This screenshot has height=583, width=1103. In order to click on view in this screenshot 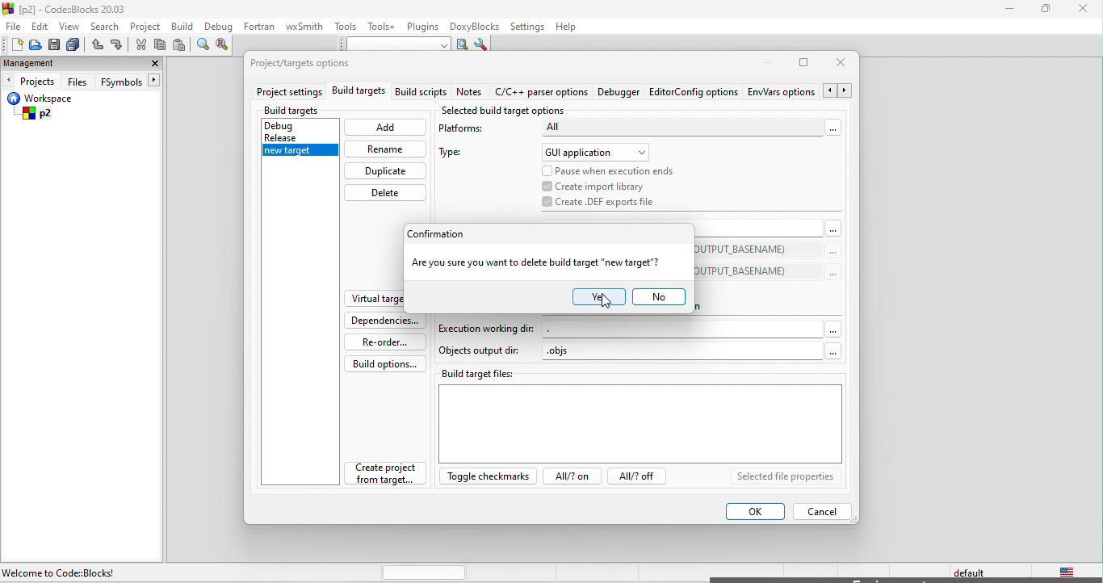, I will do `click(69, 27)`.